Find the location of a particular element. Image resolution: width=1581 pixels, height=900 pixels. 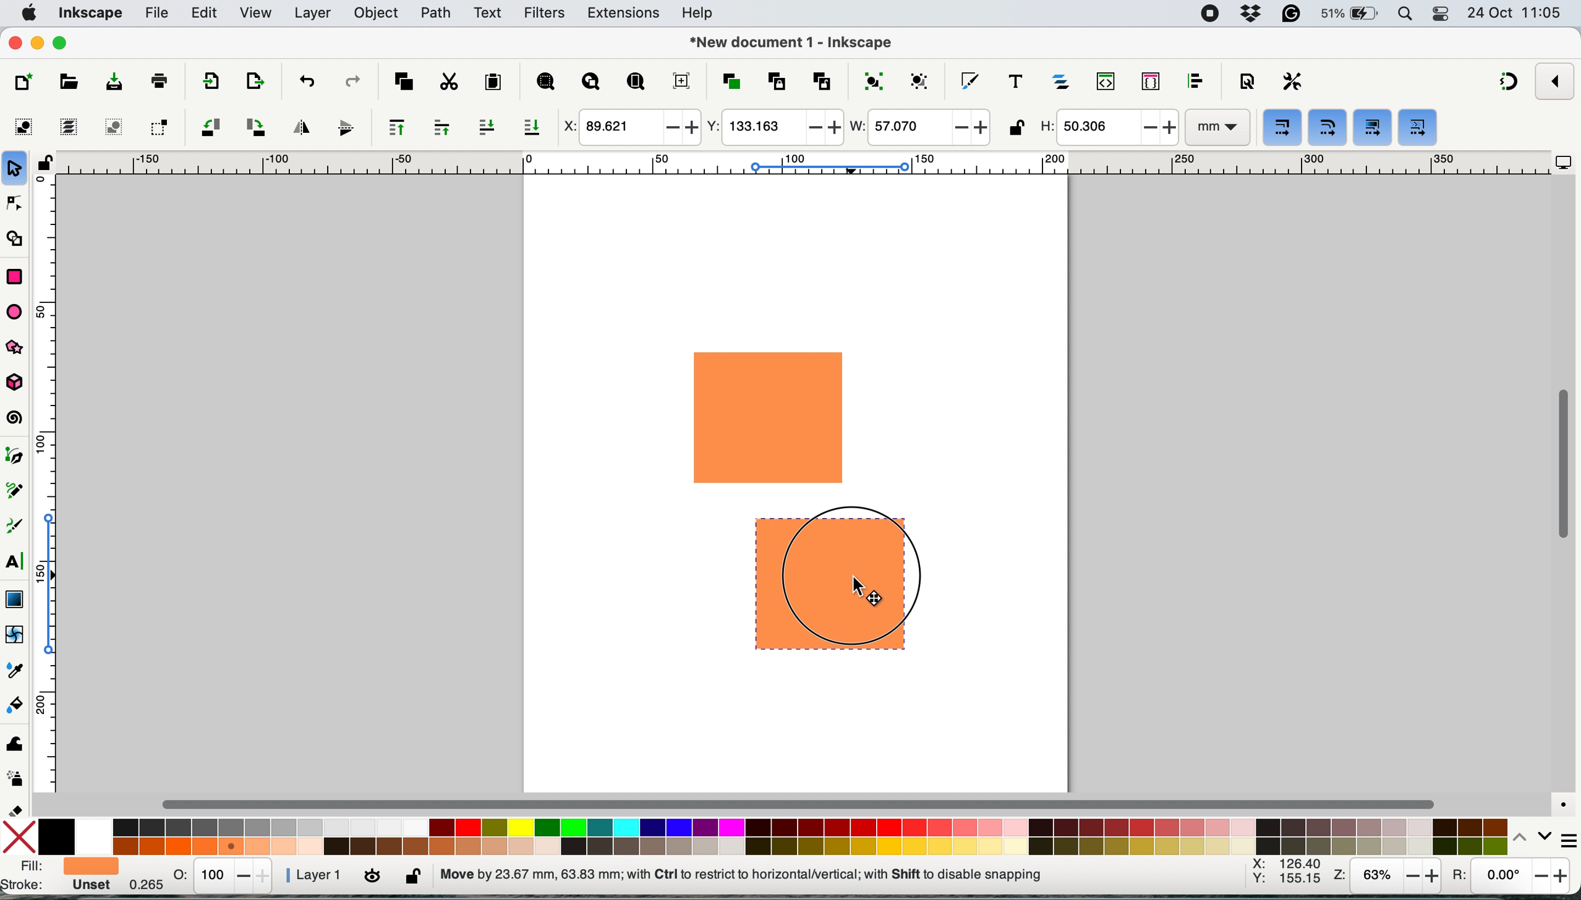

zoom center page is located at coordinates (681, 80).